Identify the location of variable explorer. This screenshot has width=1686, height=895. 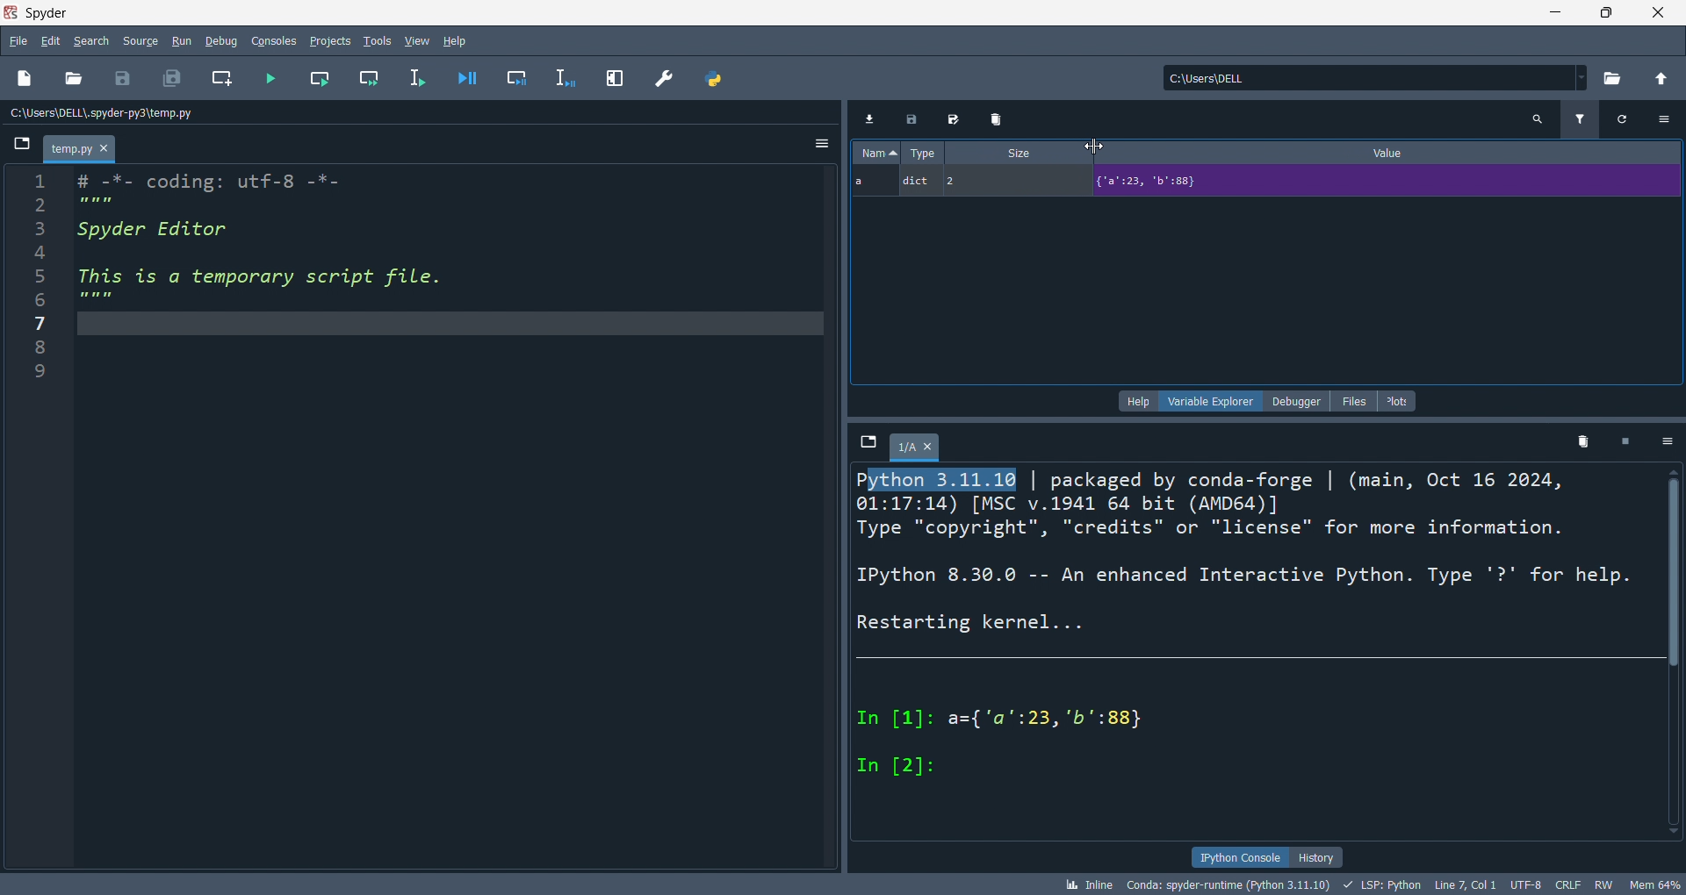
(1210, 400).